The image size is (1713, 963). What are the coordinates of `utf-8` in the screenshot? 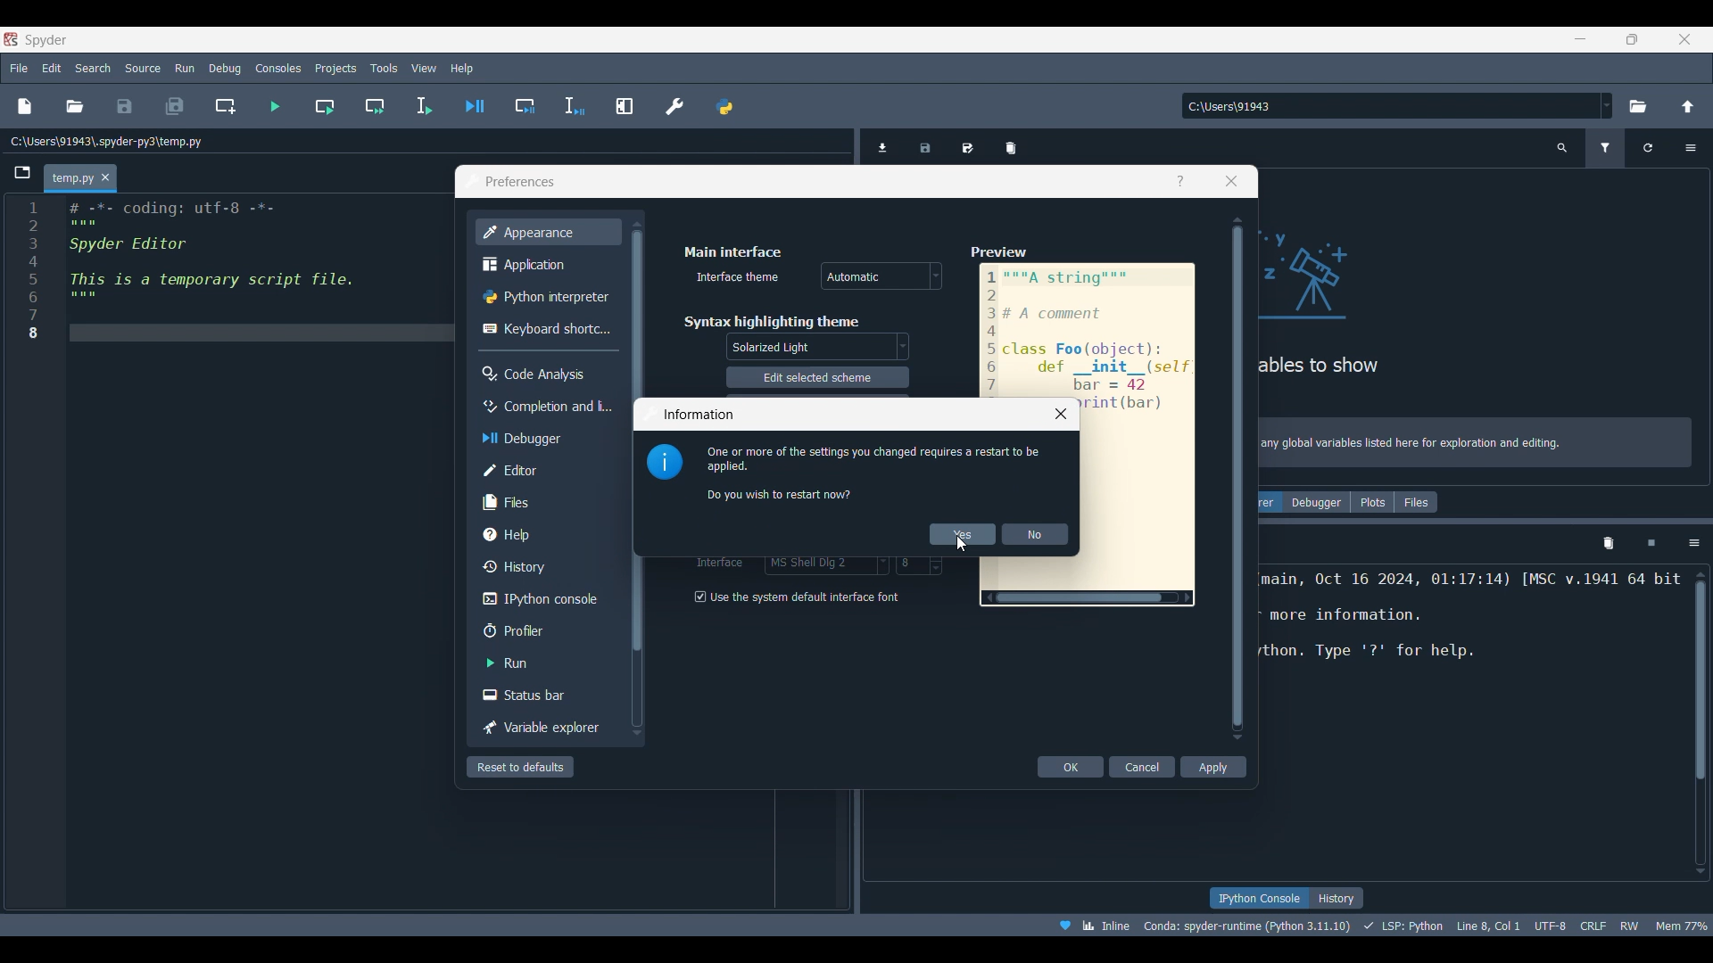 It's located at (1549, 925).